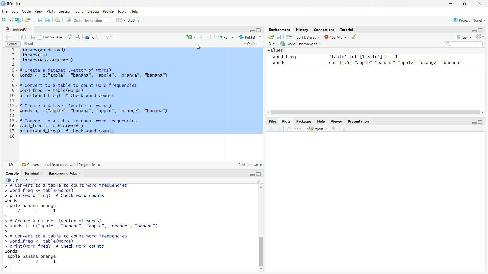 Image resolution: width=488 pixels, height=274 pixels. I want to click on Environment, so click(279, 30).